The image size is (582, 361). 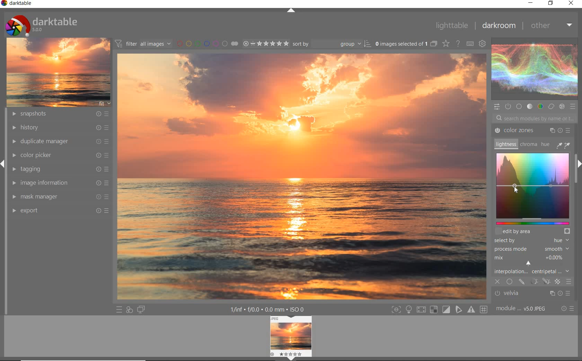 I want to click on SELECTED BY HUE, so click(x=532, y=240).